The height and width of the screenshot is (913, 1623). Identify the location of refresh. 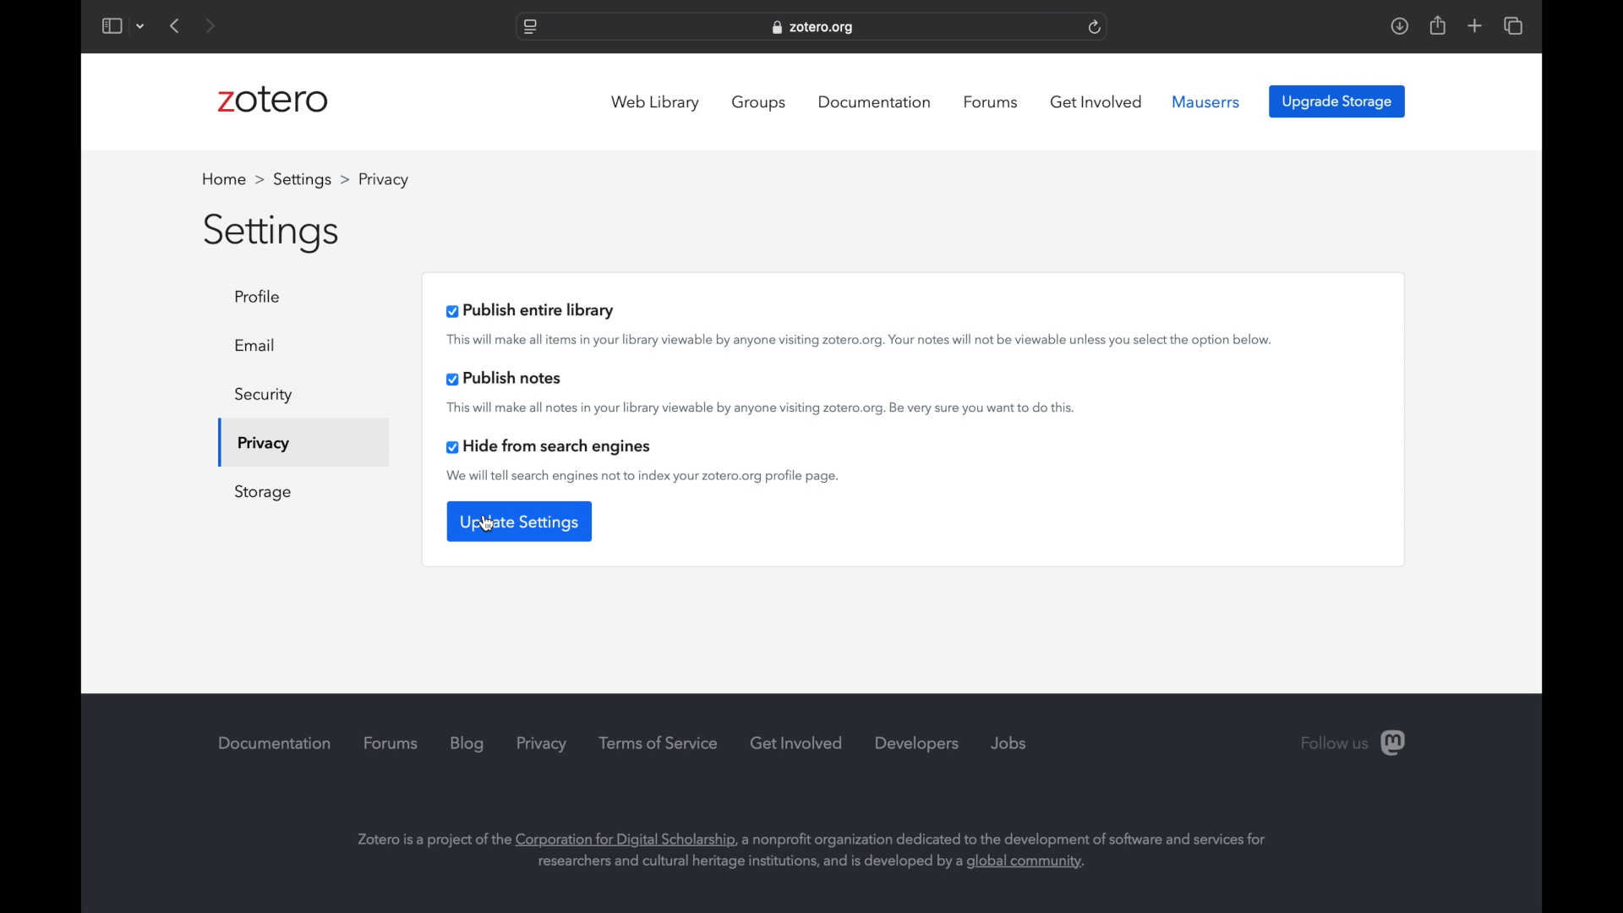
(1095, 28).